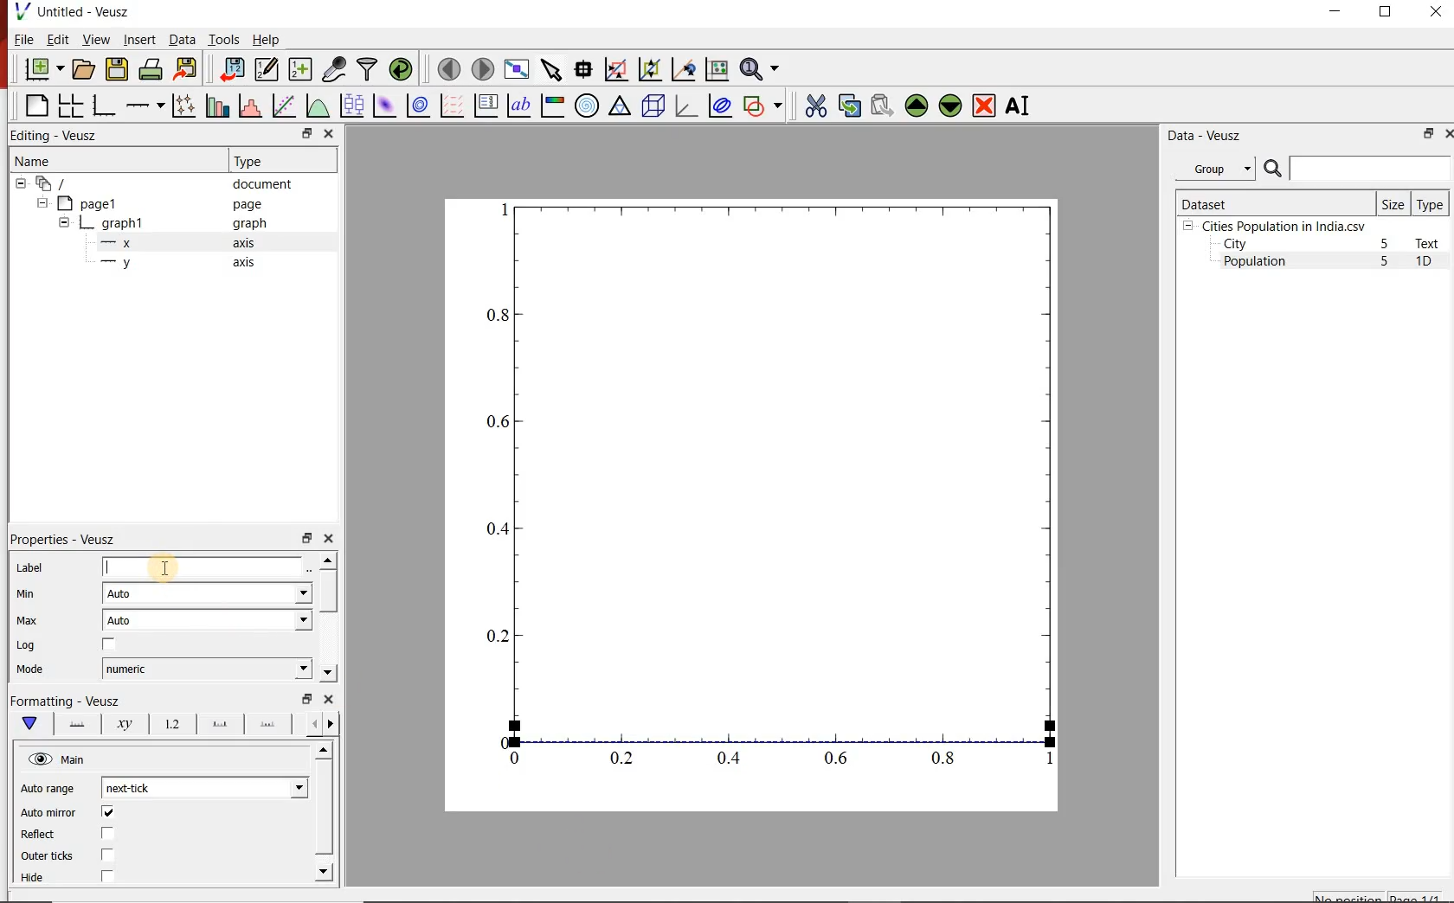  What do you see at coordinates (1434, 14) in the screenshot?
I see `CLOSE` at bounding box center [1434, 14].